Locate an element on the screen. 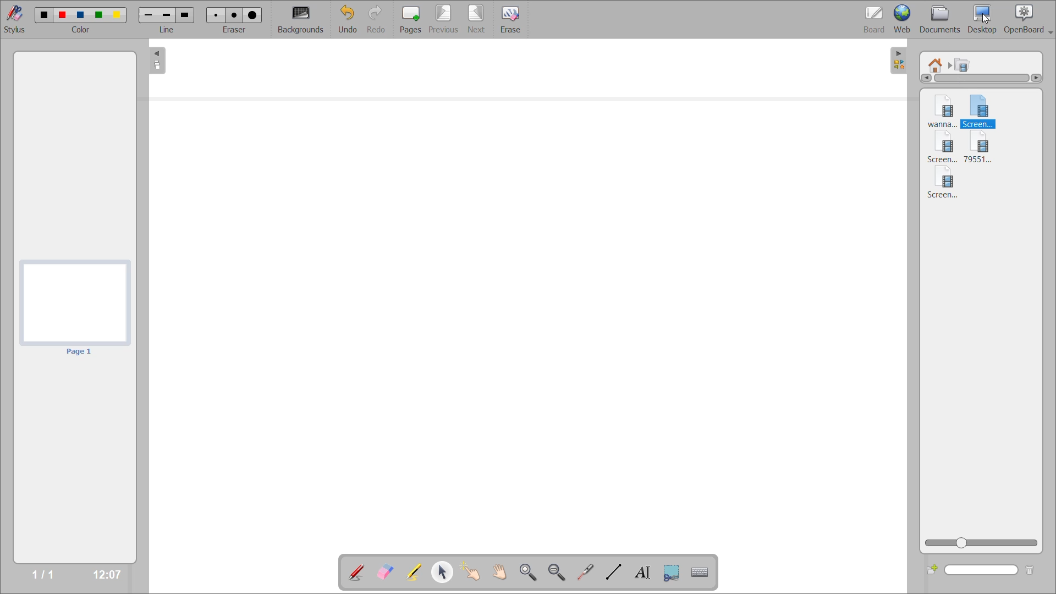 This screenshot has height=594, width=1056. line  is located at coordinates (167, 31).